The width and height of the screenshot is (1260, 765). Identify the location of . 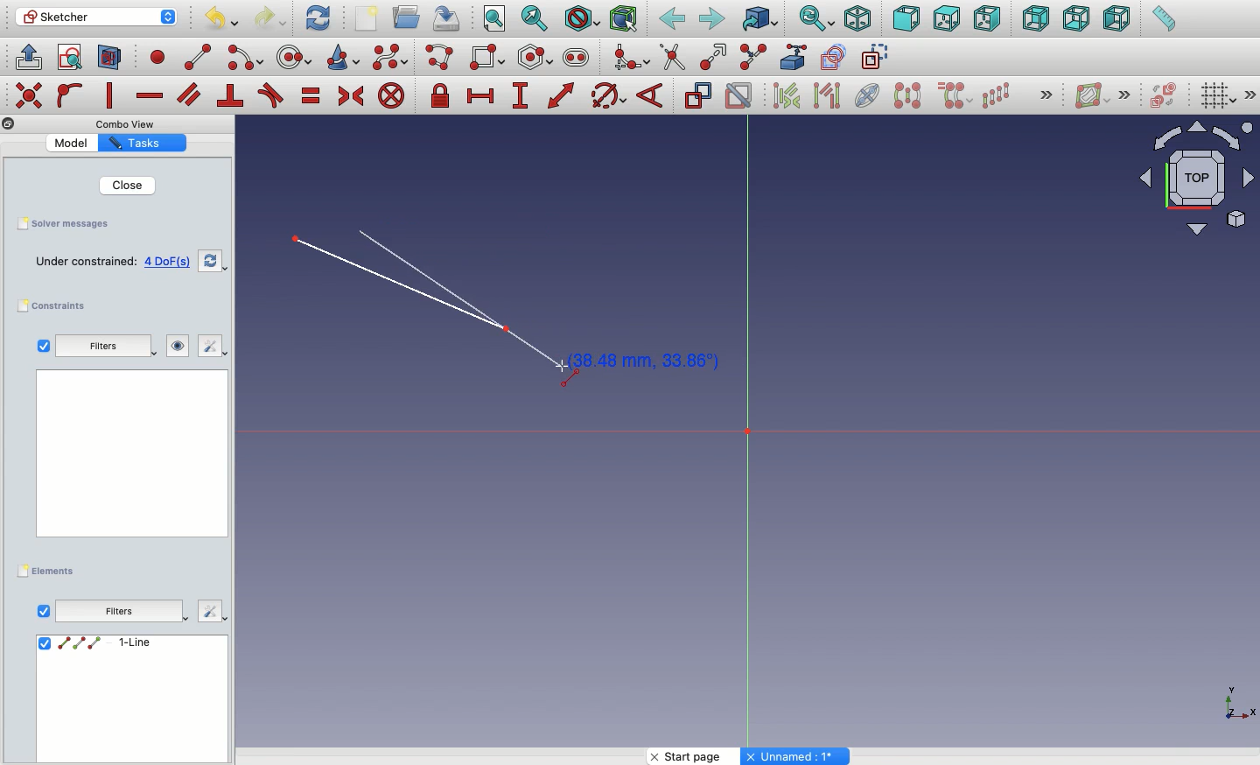
(128, 460).